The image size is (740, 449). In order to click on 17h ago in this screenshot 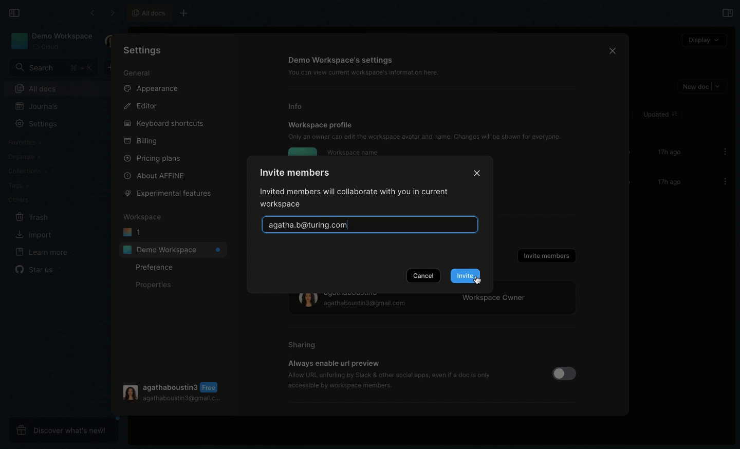, I will do `click(668, 182)`.